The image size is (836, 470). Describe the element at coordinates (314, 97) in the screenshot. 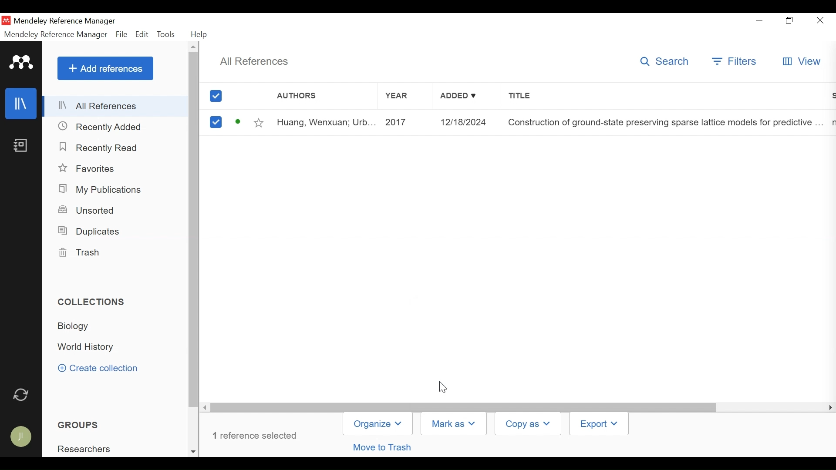

I see `Author` at that location.